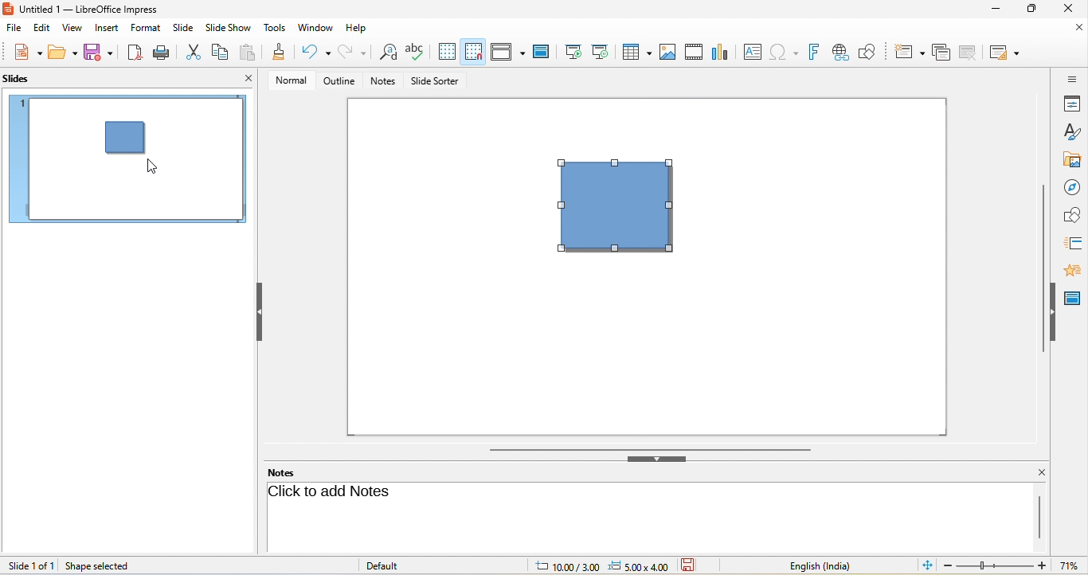 This screenshot has width=1088, height=575. What do you see at coordinates (1071, 131) in the screenshot?
I see `styles` at bounding box center [1071, 131].